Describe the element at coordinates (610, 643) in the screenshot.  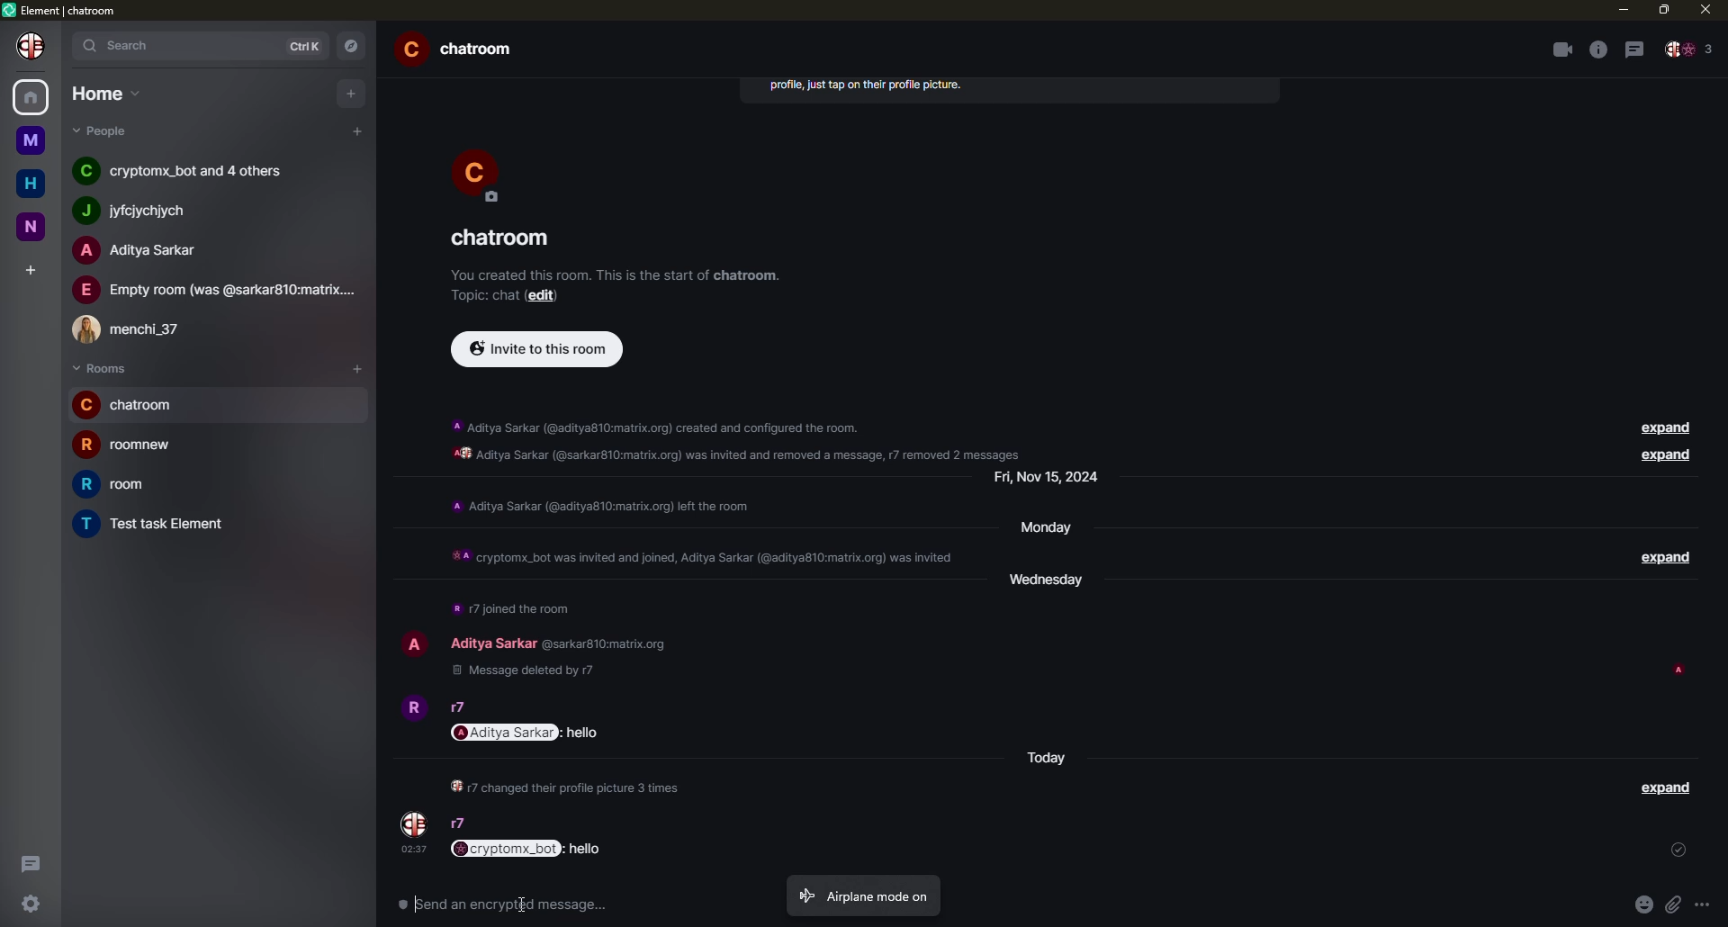
I see `id` at that location.